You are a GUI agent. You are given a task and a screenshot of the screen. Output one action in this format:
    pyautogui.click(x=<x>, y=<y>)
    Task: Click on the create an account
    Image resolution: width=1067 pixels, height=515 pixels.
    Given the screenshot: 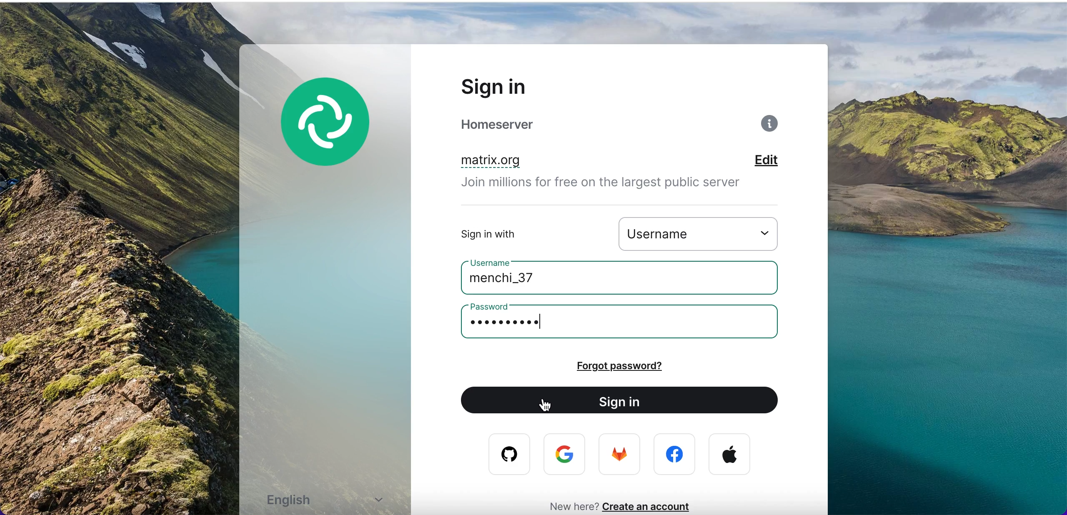 What is the action you would take?
    pyautogui.click(x=651, y=506)
    